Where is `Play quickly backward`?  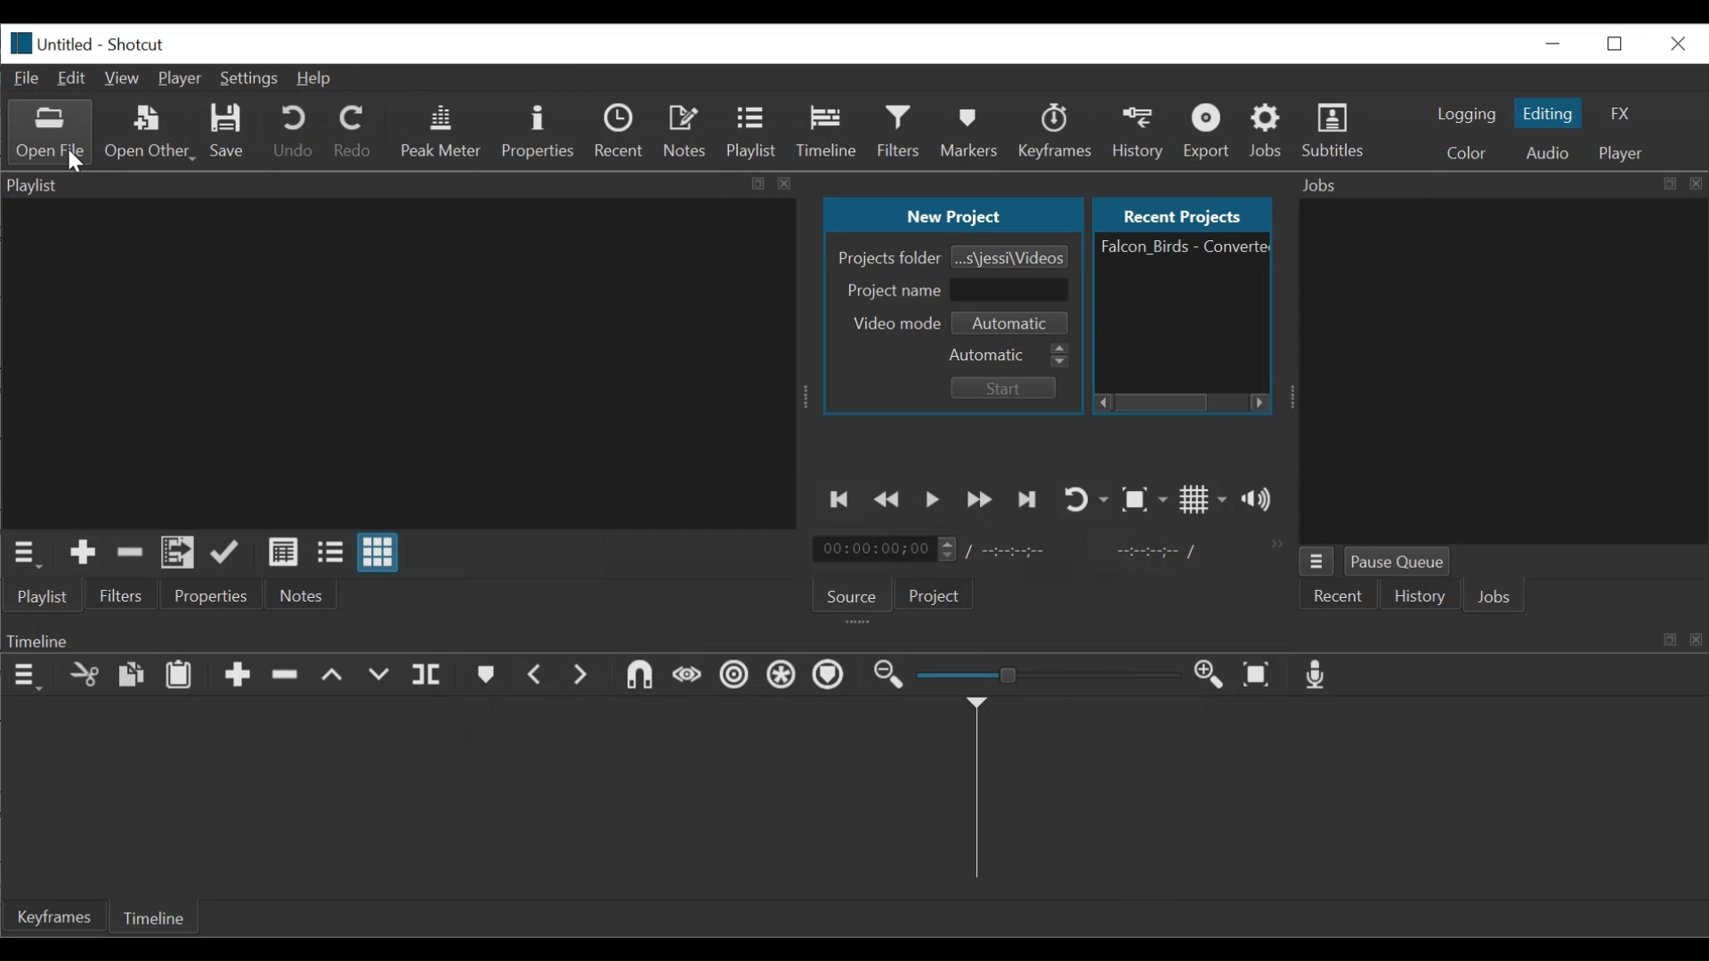 Play quickly backward is located at coordinates (889, 501).